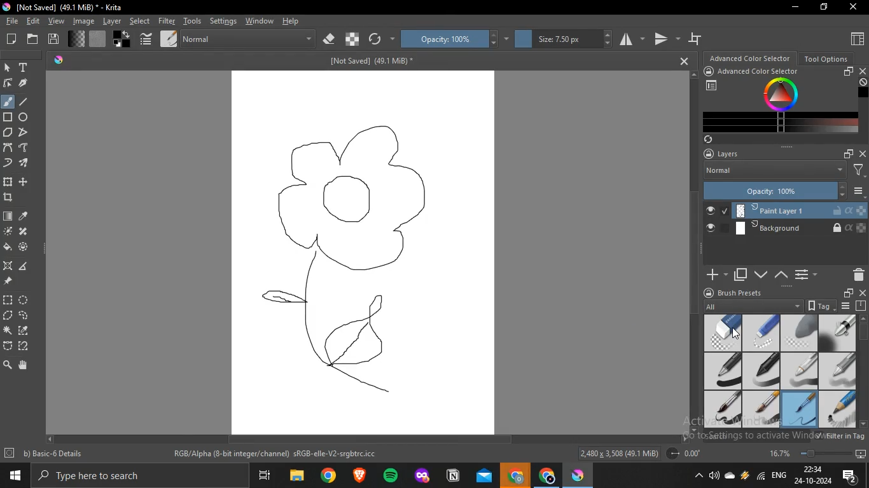  Describe the element at coordinates (8, 299) in the screenshot. I see `rectange selection tool` at that location.